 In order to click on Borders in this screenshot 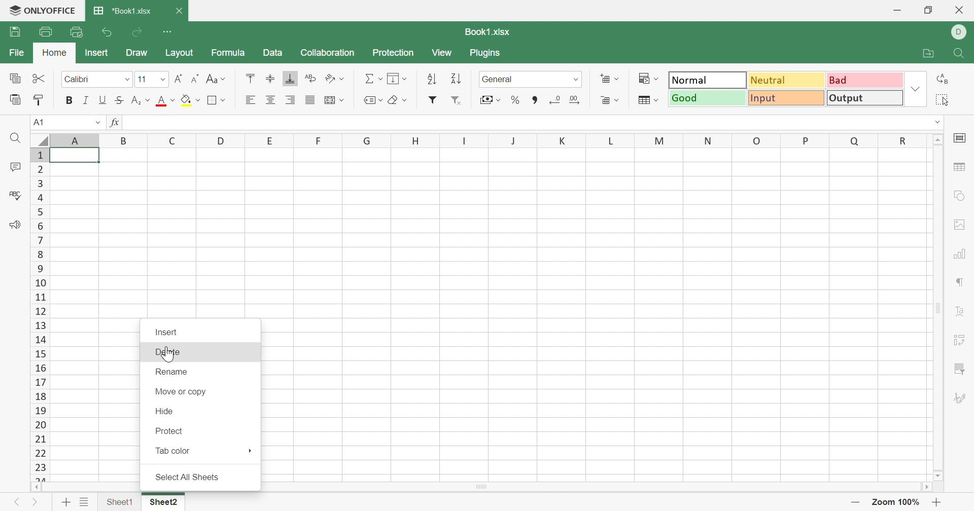, I will do `click(218, 100)`.